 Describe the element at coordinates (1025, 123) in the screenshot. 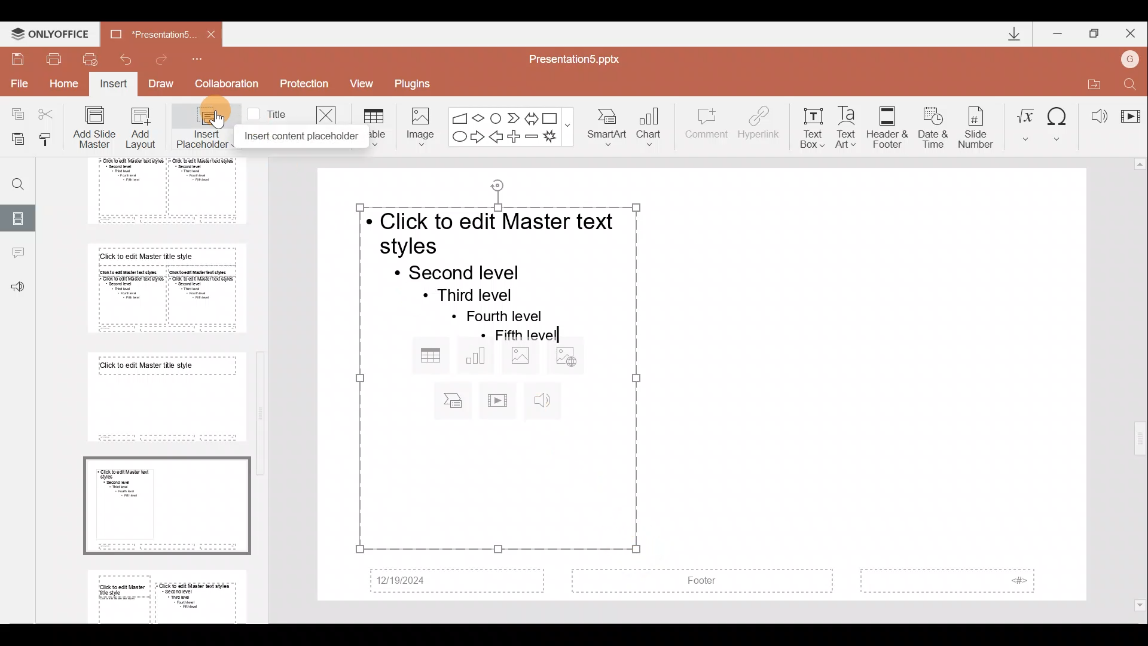

I see `Equation` at that location.